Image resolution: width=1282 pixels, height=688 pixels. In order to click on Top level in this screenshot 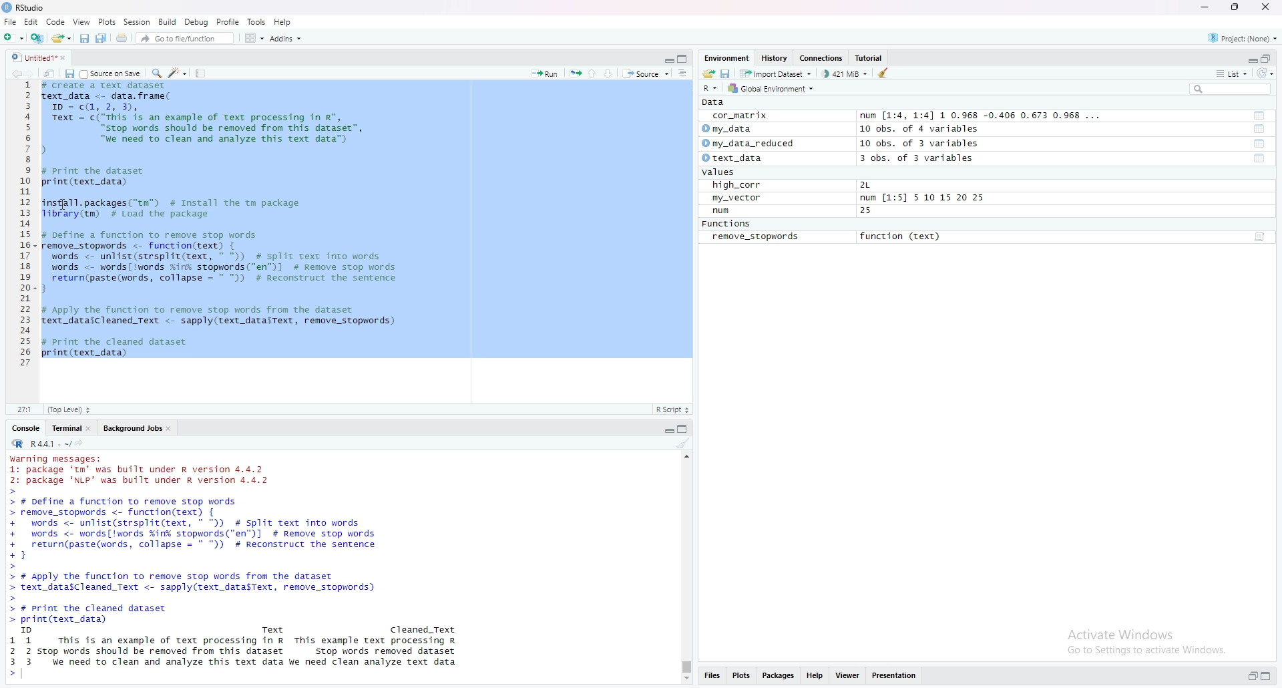, I will do `click(69, 409)`.